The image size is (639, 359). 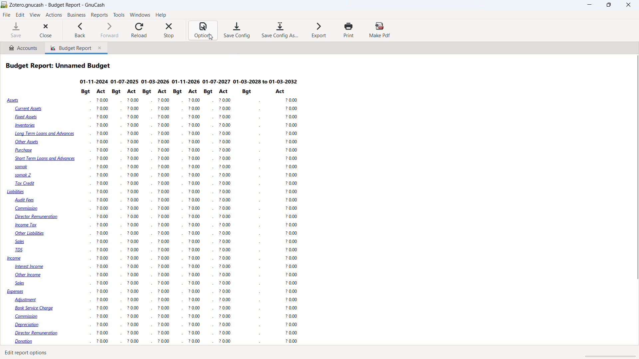 What do you see at coordinates (349, 30) in the screenshot?
I see `print` at bounding box center [349, 30].